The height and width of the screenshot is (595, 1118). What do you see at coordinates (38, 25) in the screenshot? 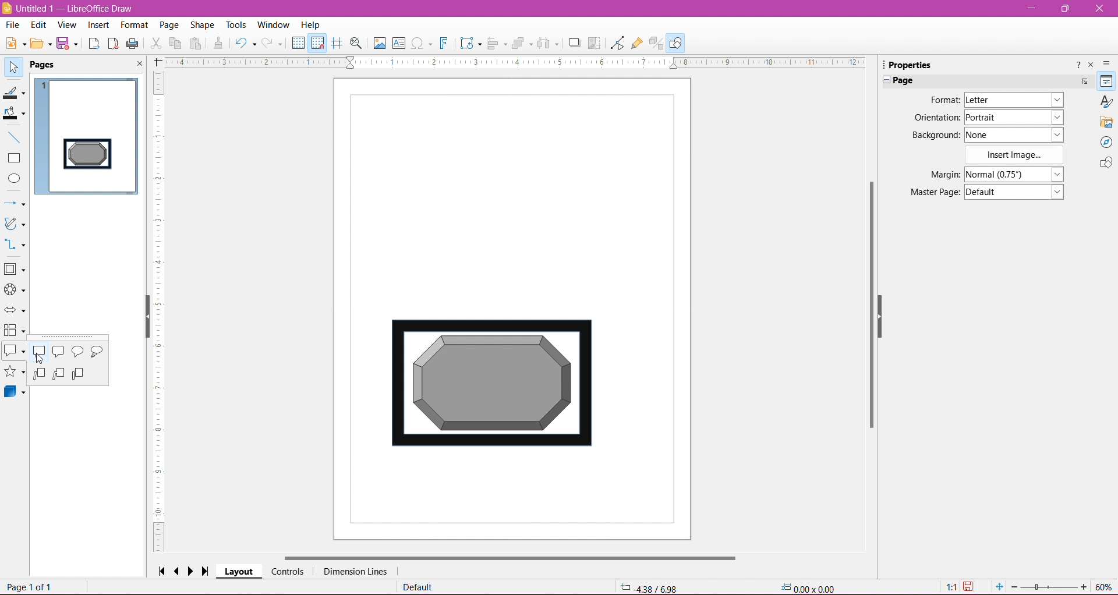
I see `Edit` at bounding box center [38, 25].